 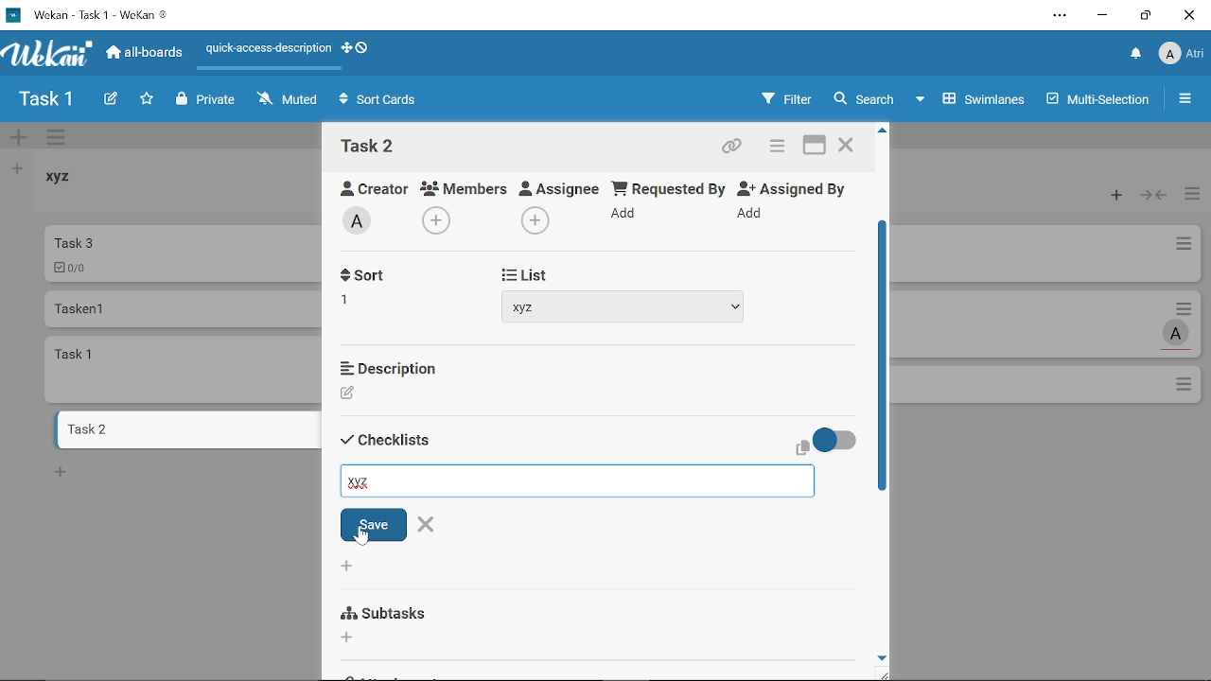 I want to click on Add, so click(x=533, y=220).